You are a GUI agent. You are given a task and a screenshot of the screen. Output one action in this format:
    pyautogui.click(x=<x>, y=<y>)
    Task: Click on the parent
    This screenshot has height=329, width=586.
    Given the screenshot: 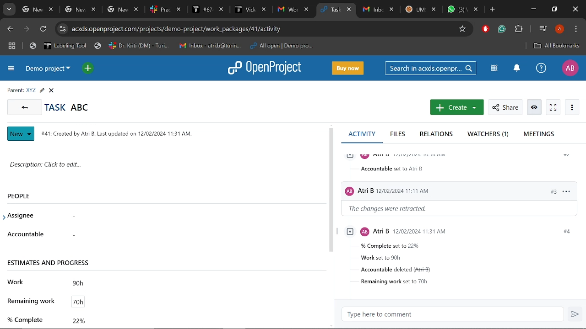 What is the action you would take?
    pyautogui.click(x=13, y=90)
    